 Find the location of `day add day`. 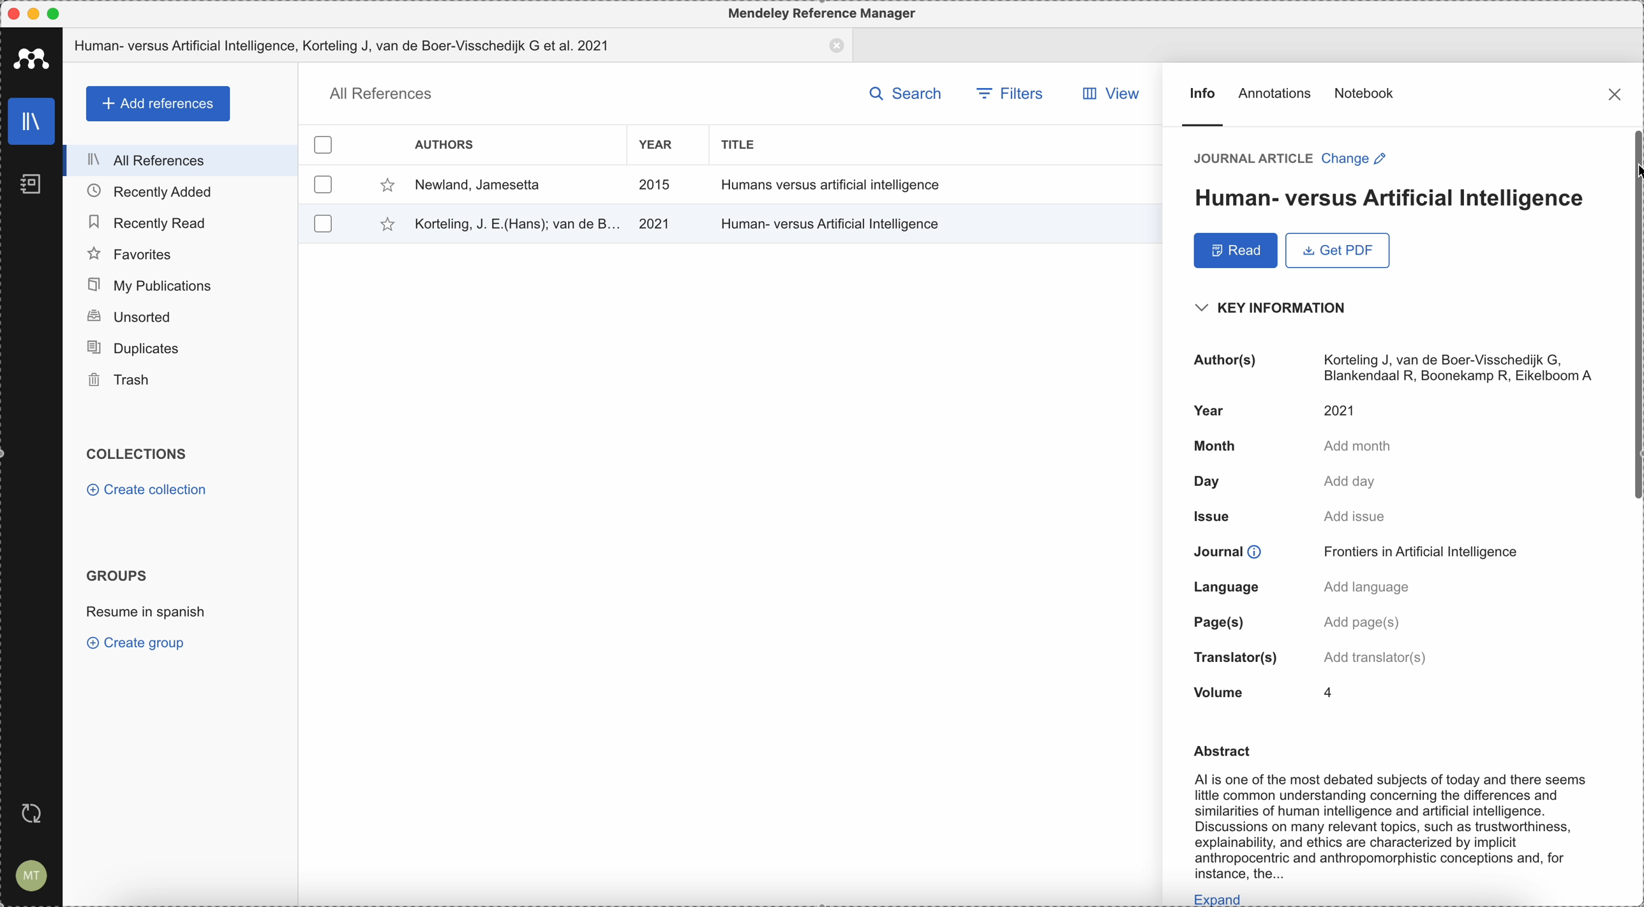

day add day is located at coordinates (1278, 480).